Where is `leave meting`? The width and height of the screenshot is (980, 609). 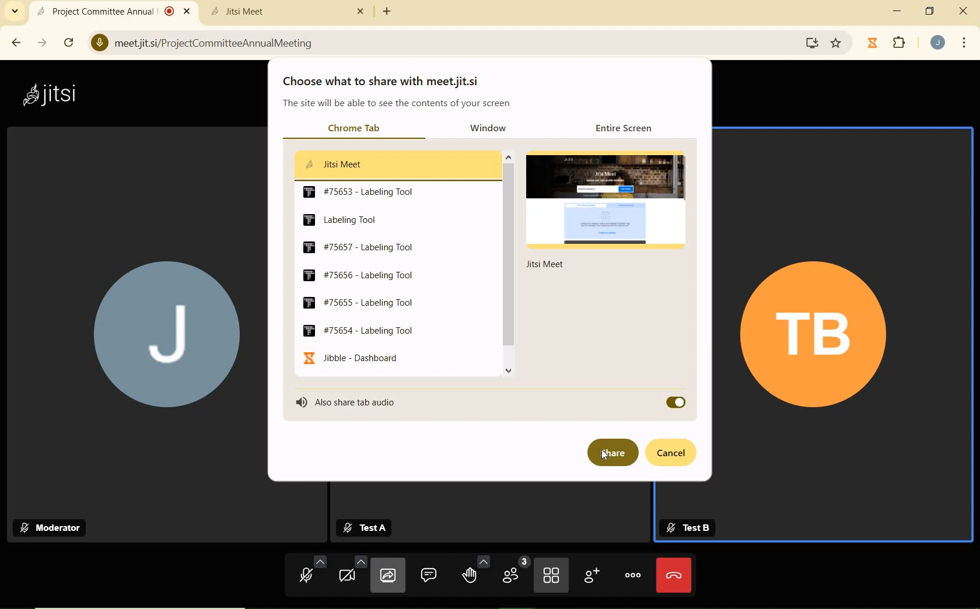 leave meting is located at coordinates (673, 575).